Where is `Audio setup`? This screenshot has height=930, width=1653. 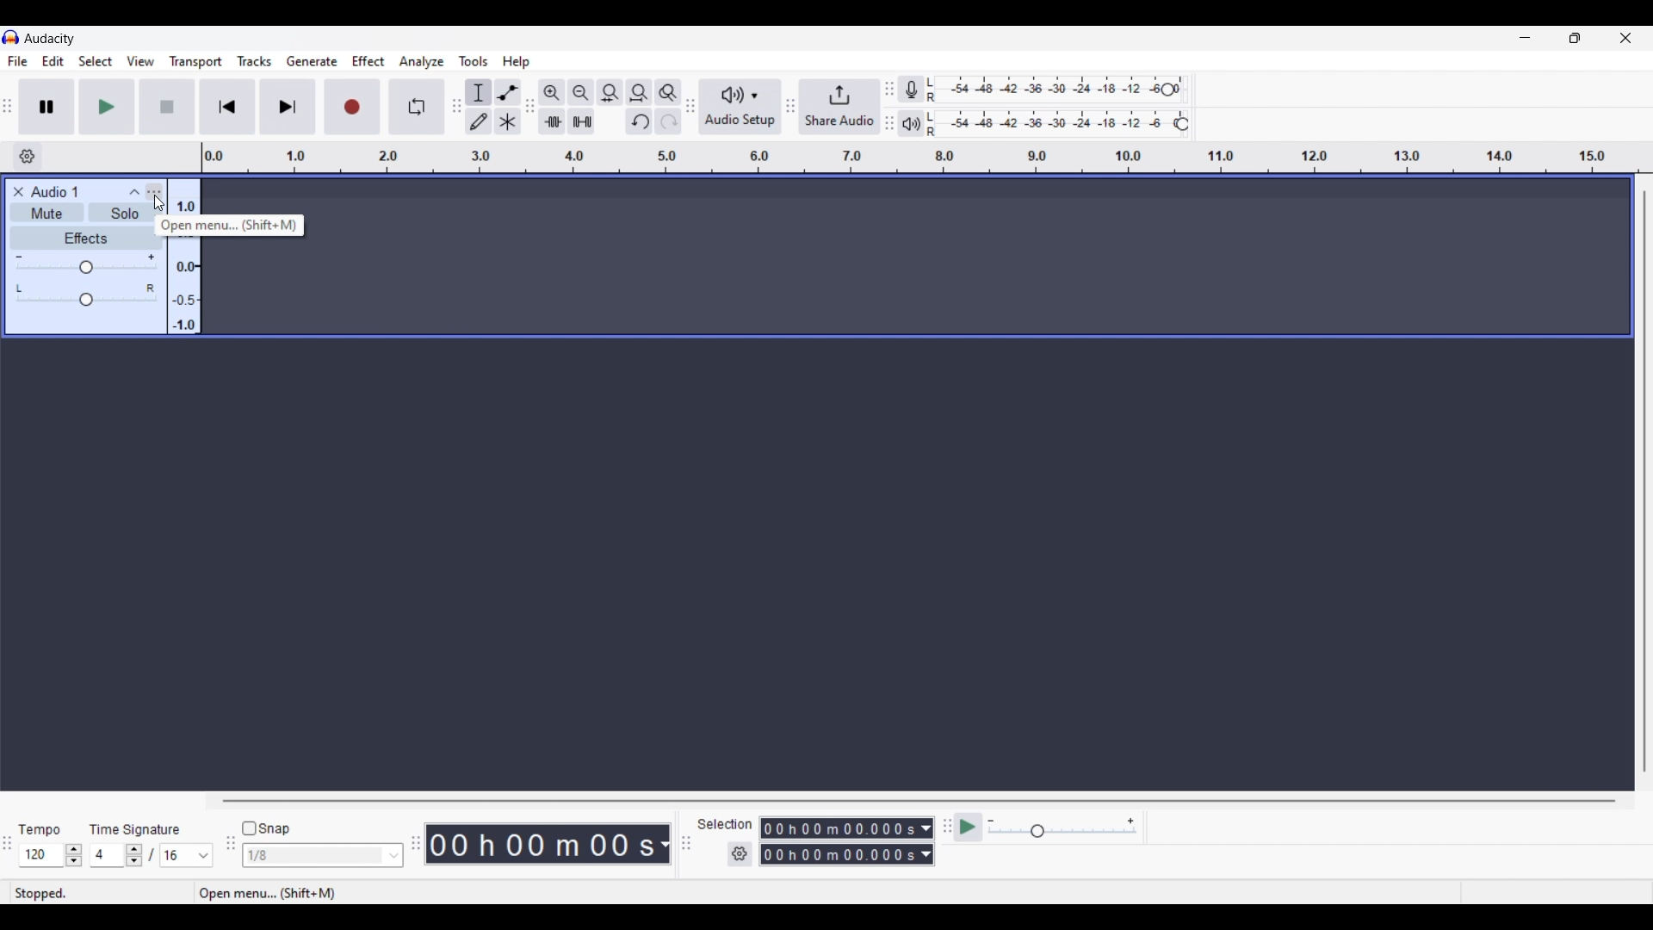 Audio setup is located at coordinates (740, 107).